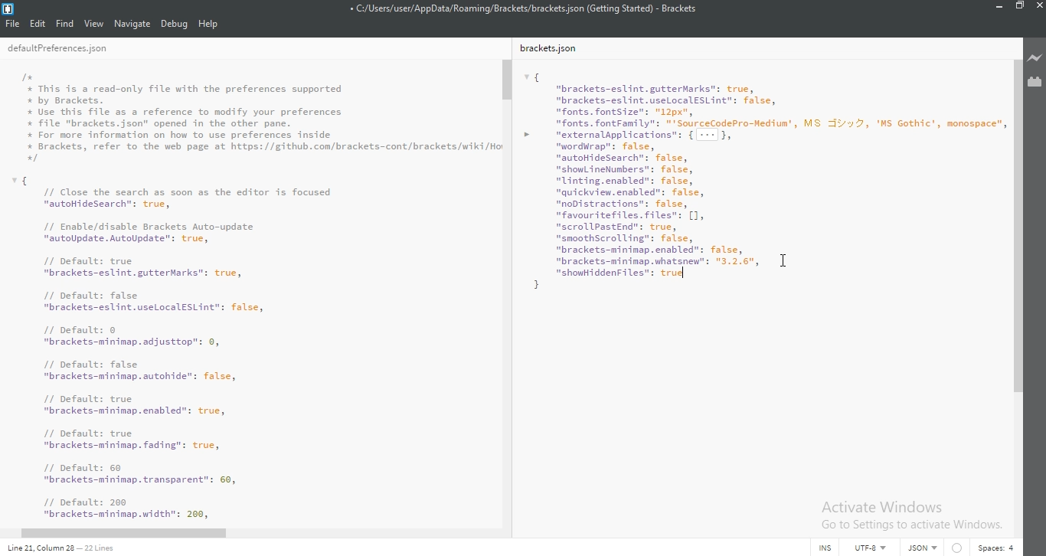  What do you see at coordinates (825, 547) in the screenshot?
I see `INS` at bounding box center [825, 547].